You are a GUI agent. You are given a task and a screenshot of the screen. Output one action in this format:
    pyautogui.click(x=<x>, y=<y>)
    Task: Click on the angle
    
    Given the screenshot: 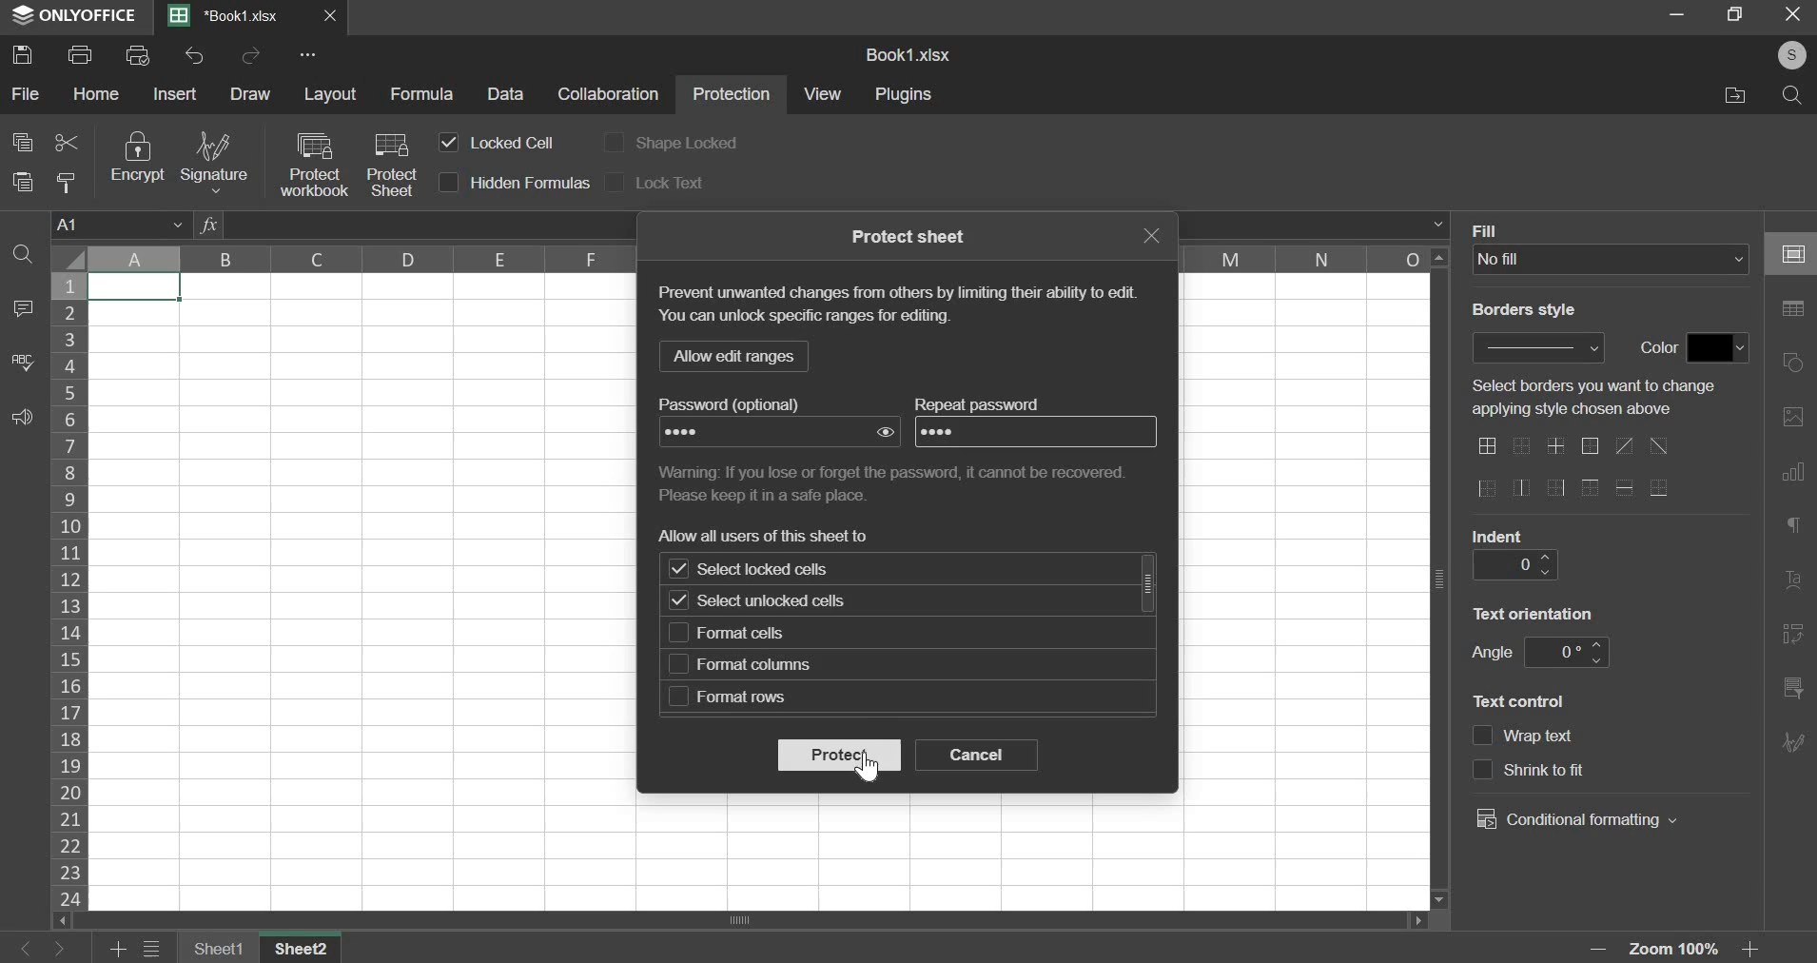 What is the action you would take?
    pyautogui.click(x=1564, y=653)
    